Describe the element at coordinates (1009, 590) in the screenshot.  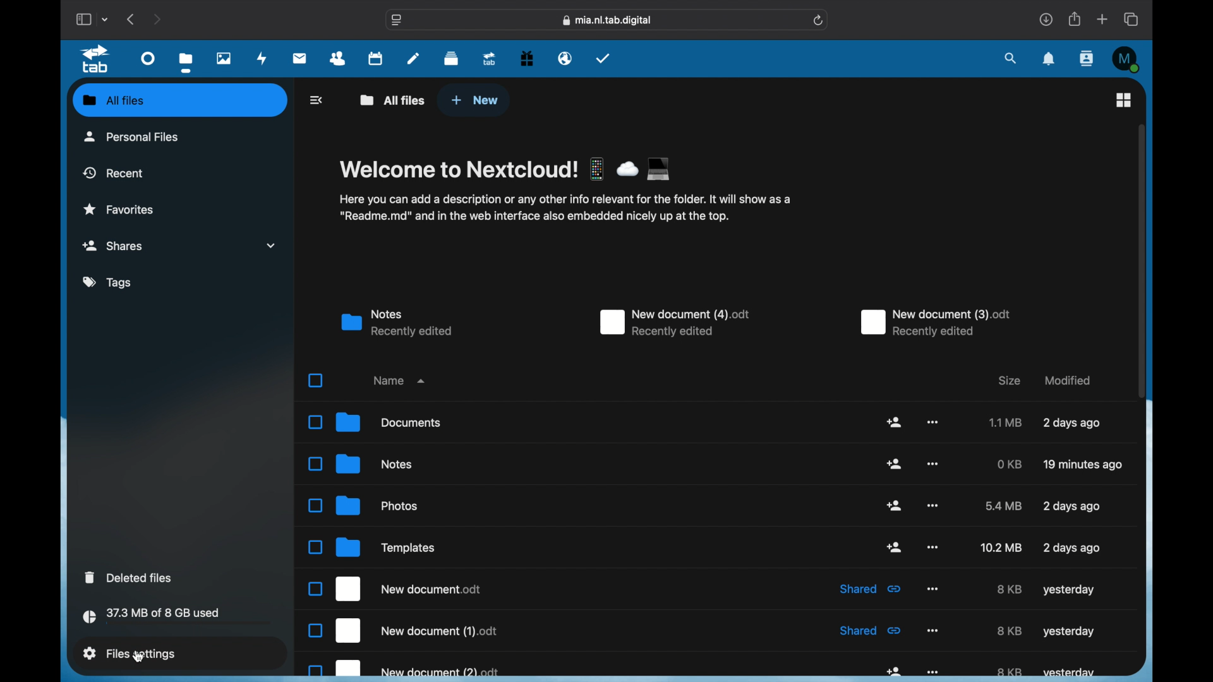
I see `size` at that location.